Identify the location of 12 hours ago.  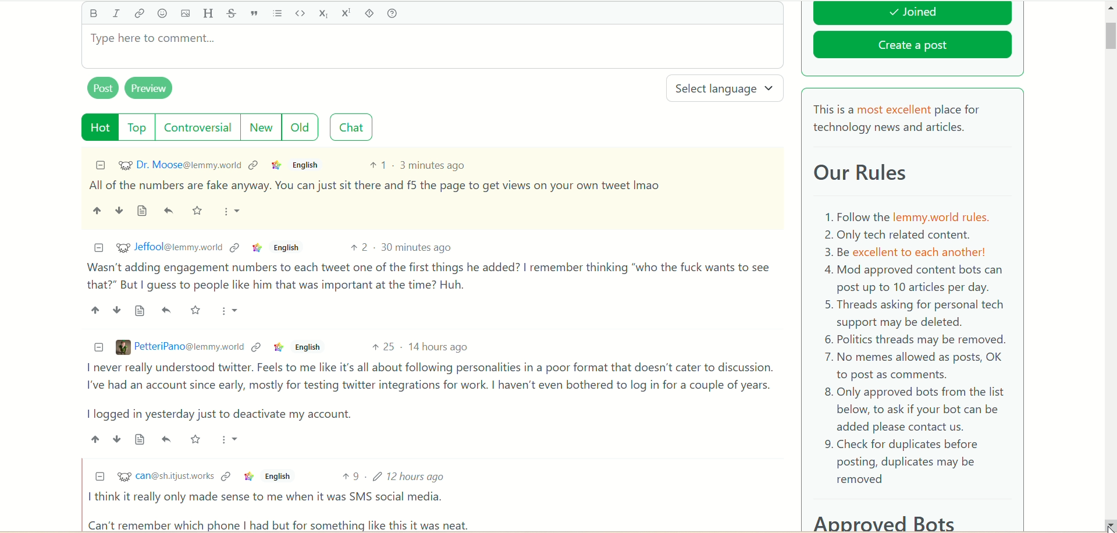
(412, 475).